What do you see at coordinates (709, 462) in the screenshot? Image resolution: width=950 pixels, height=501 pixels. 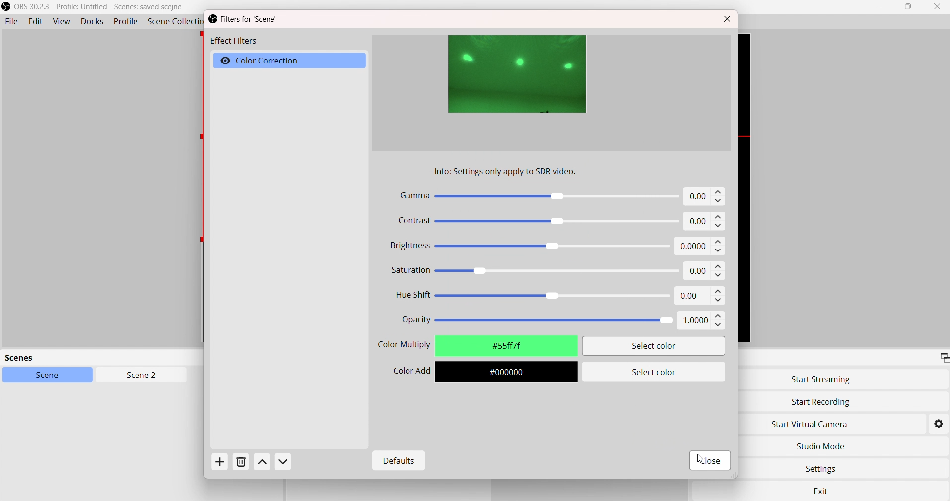 I see `Close` at bounding box center [709, 462].